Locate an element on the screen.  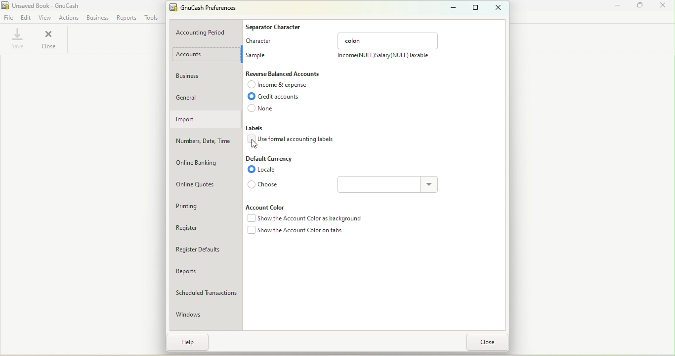
Numbers is located at coordinates (206, 141).